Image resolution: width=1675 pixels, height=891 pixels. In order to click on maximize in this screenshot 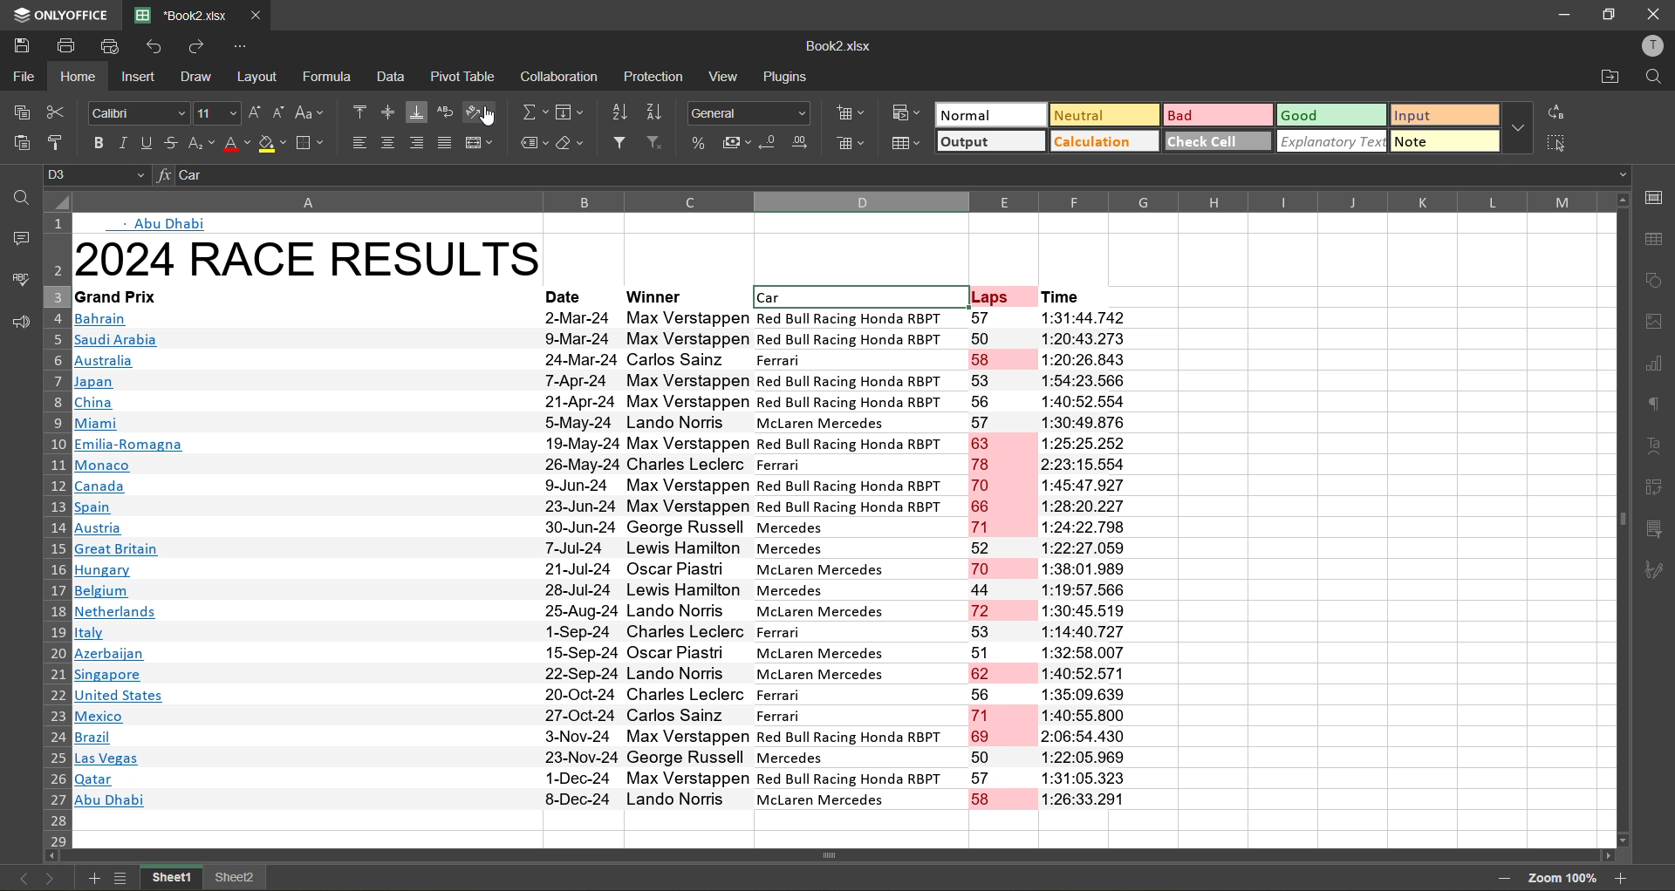, I will do `click(1617, 13)`.